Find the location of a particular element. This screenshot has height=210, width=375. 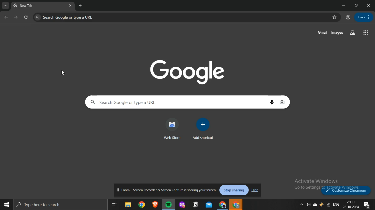

google apps is located at coordinates (366, 33).